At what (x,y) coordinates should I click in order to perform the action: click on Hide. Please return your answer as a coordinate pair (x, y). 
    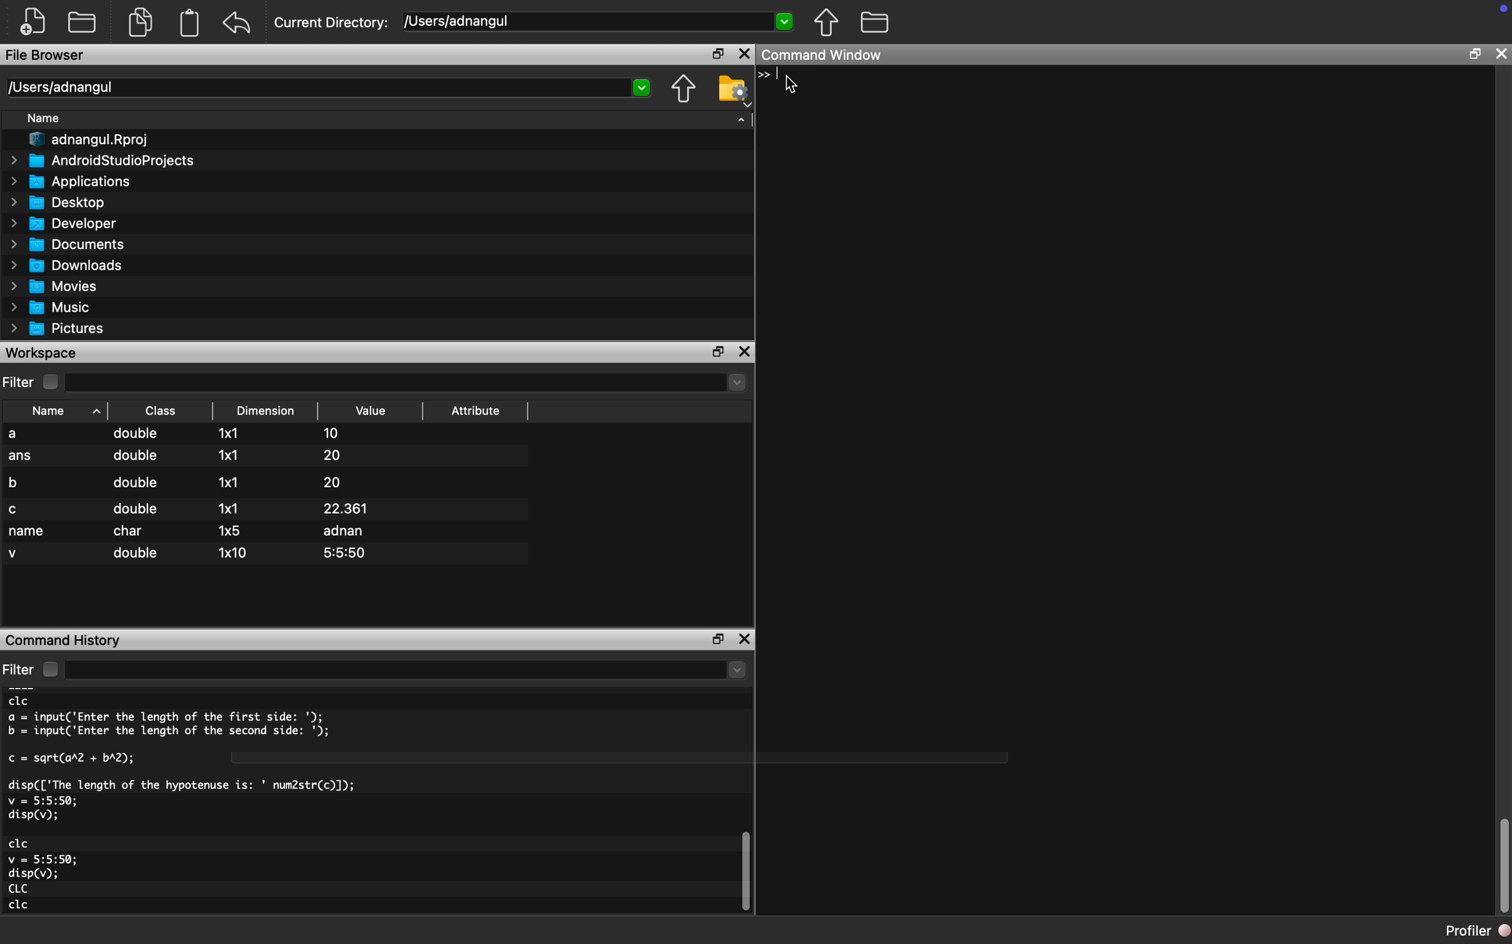
    Looking at the image, I should click on (742, 124).